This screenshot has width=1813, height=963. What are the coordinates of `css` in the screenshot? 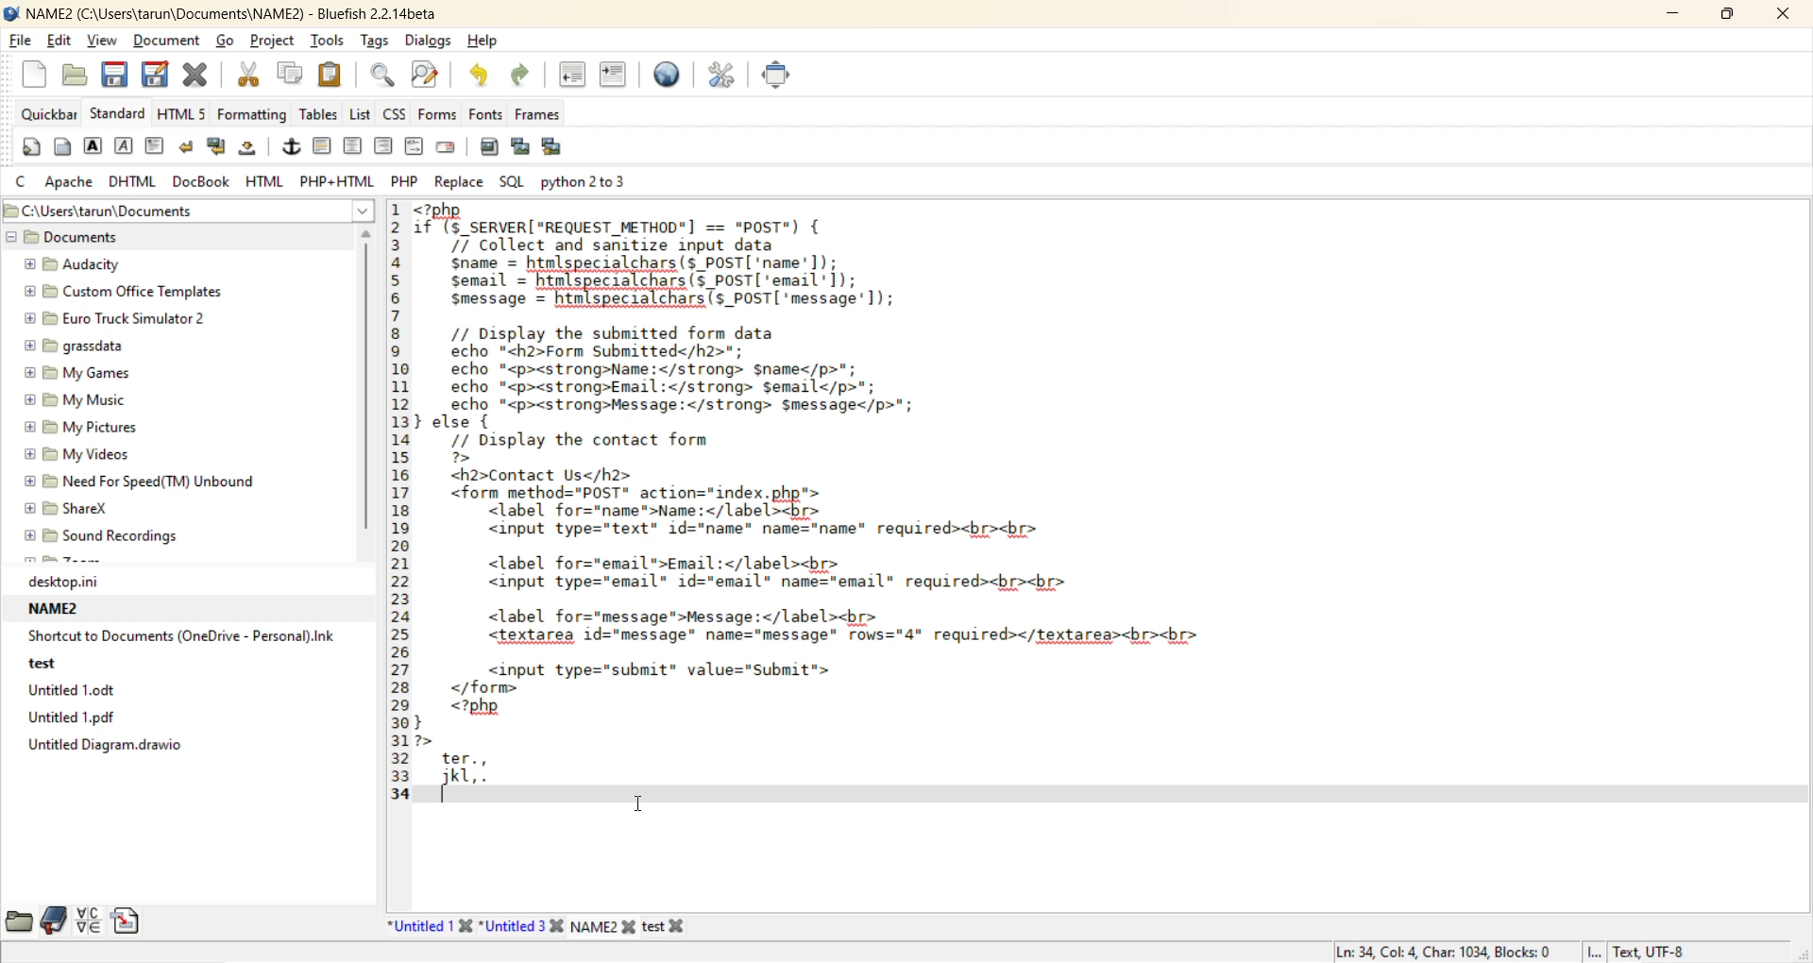 It's located at (397, 113).